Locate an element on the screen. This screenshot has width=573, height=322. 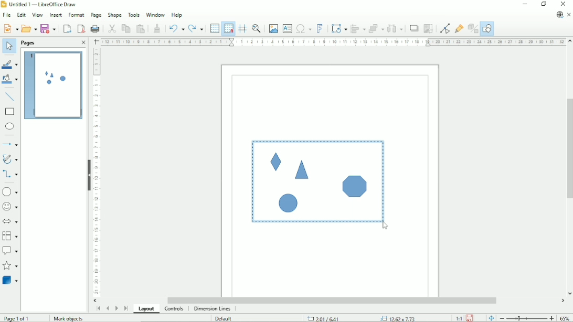
Curves and polygons is located at coordinates (10, 159).